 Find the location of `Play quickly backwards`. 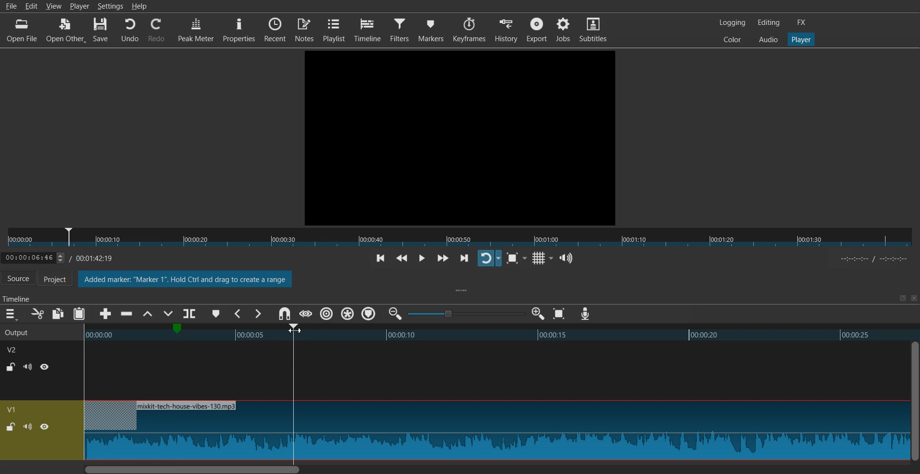

Play quickly backwards is located at coordinates (402, 259).